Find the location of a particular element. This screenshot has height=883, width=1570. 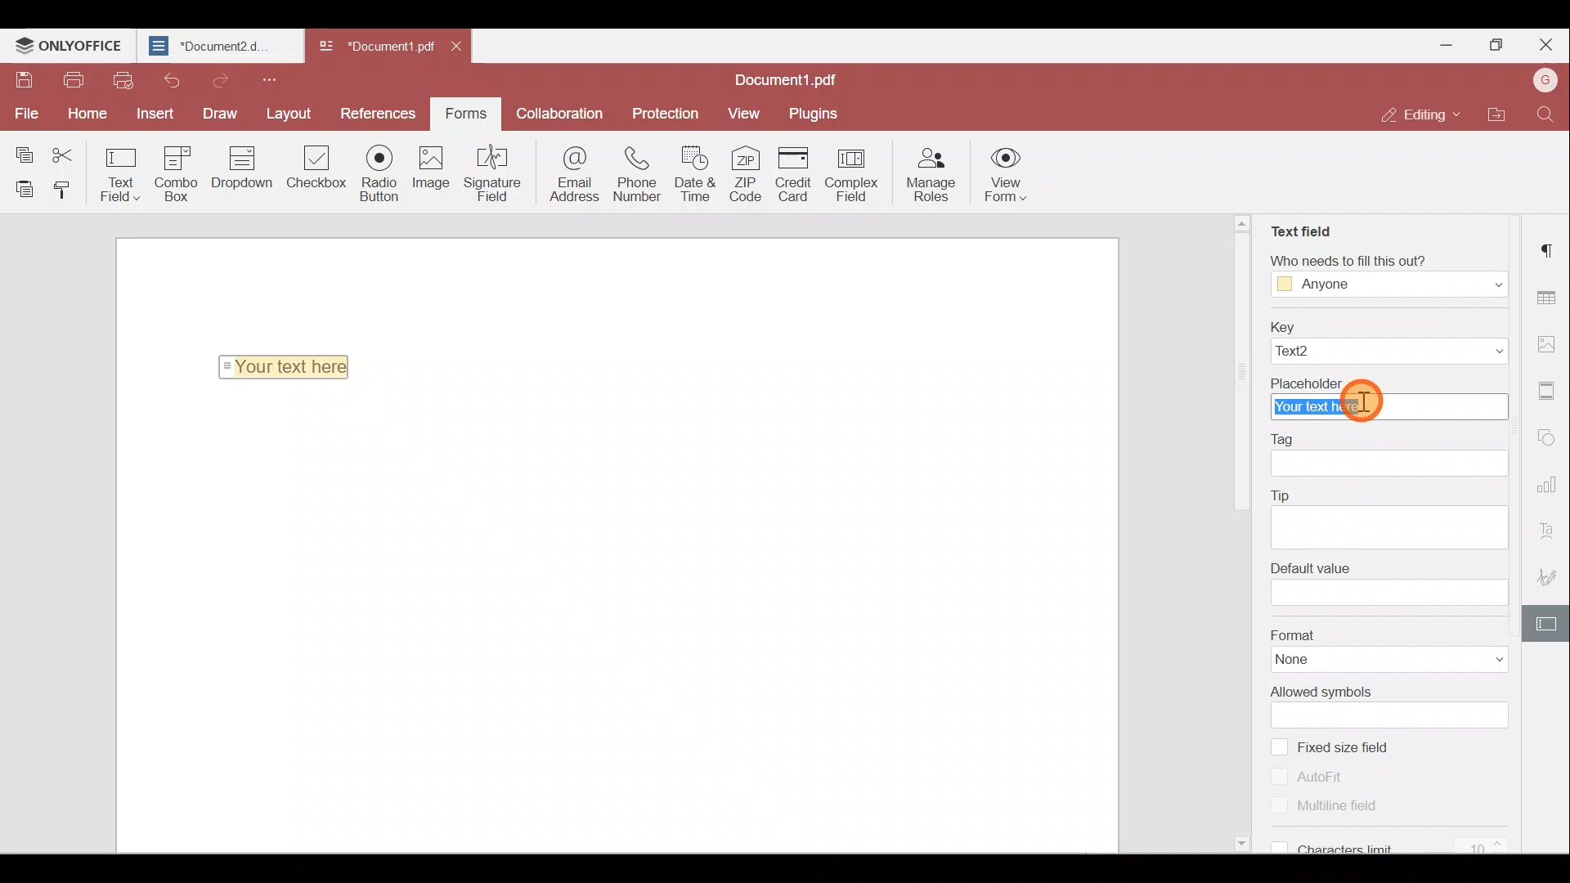

Default value is located at coordinates (1310, 567).